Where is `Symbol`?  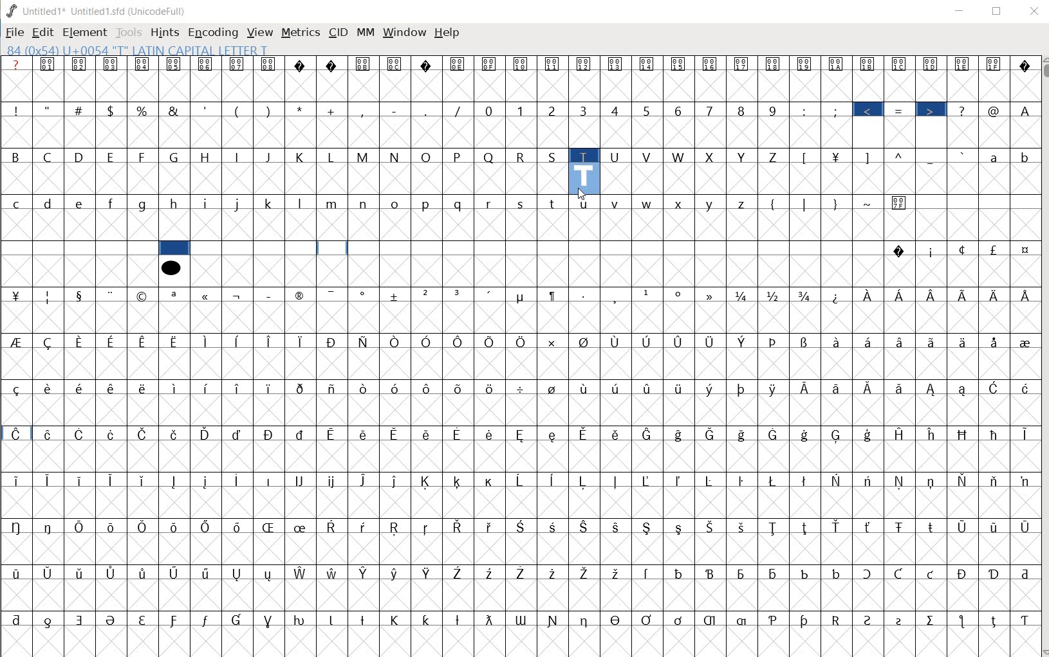
Symbol is located at coordinates (963, 621).